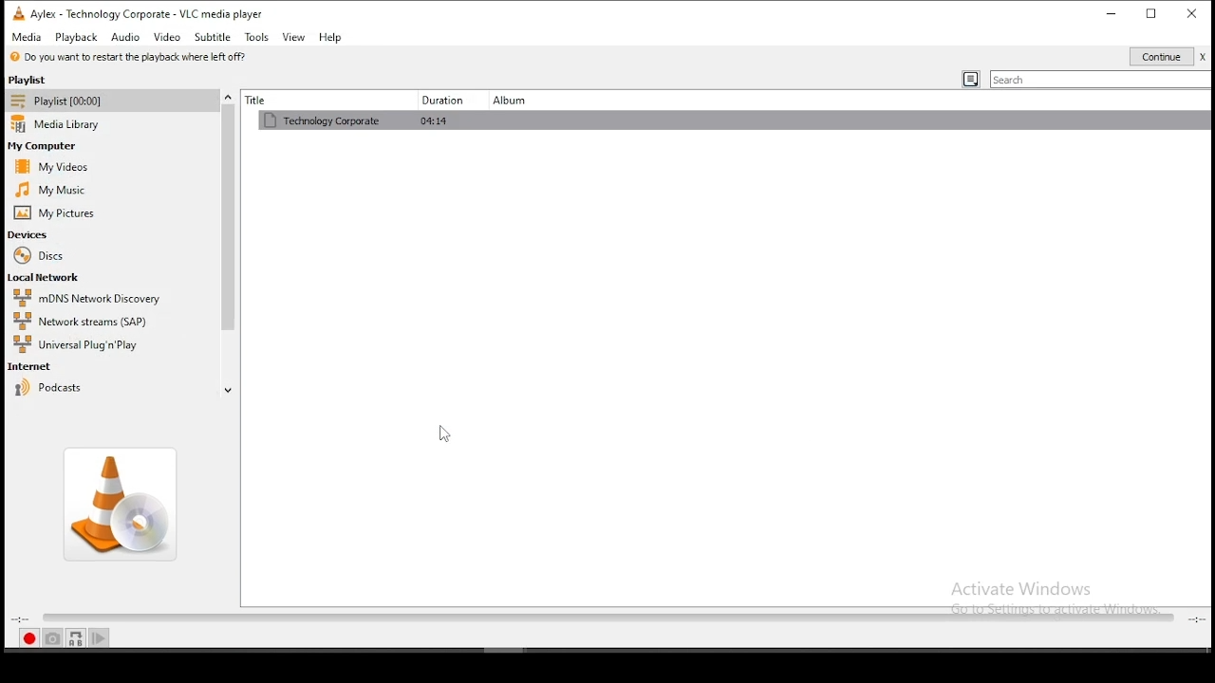 This screenshot has height=683, width=1215. I want to click on technology corporate, so click(680, 122).